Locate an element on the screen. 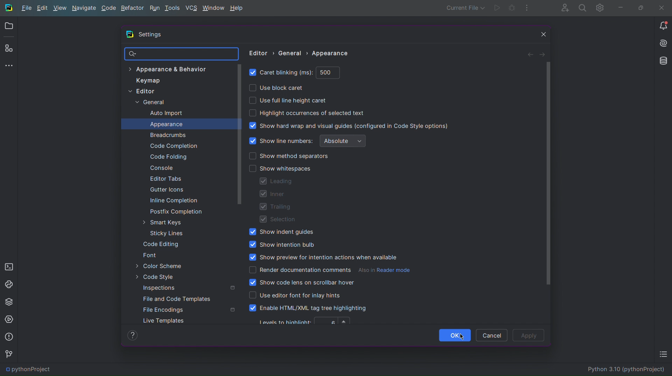  Inspections is located at coordinates (161, 288).